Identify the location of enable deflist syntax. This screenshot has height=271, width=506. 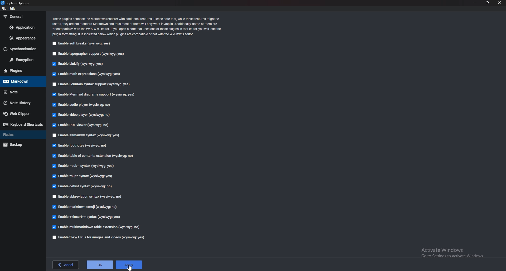
(82, 186).